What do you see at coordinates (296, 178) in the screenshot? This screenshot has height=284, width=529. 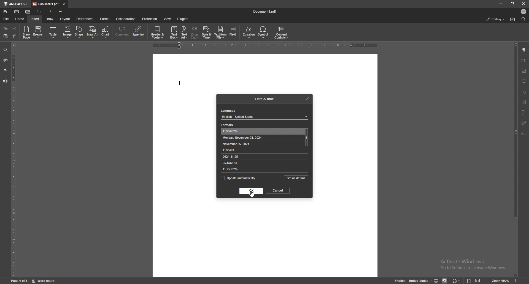 I see `set as default` at bounding box center [296, 178].